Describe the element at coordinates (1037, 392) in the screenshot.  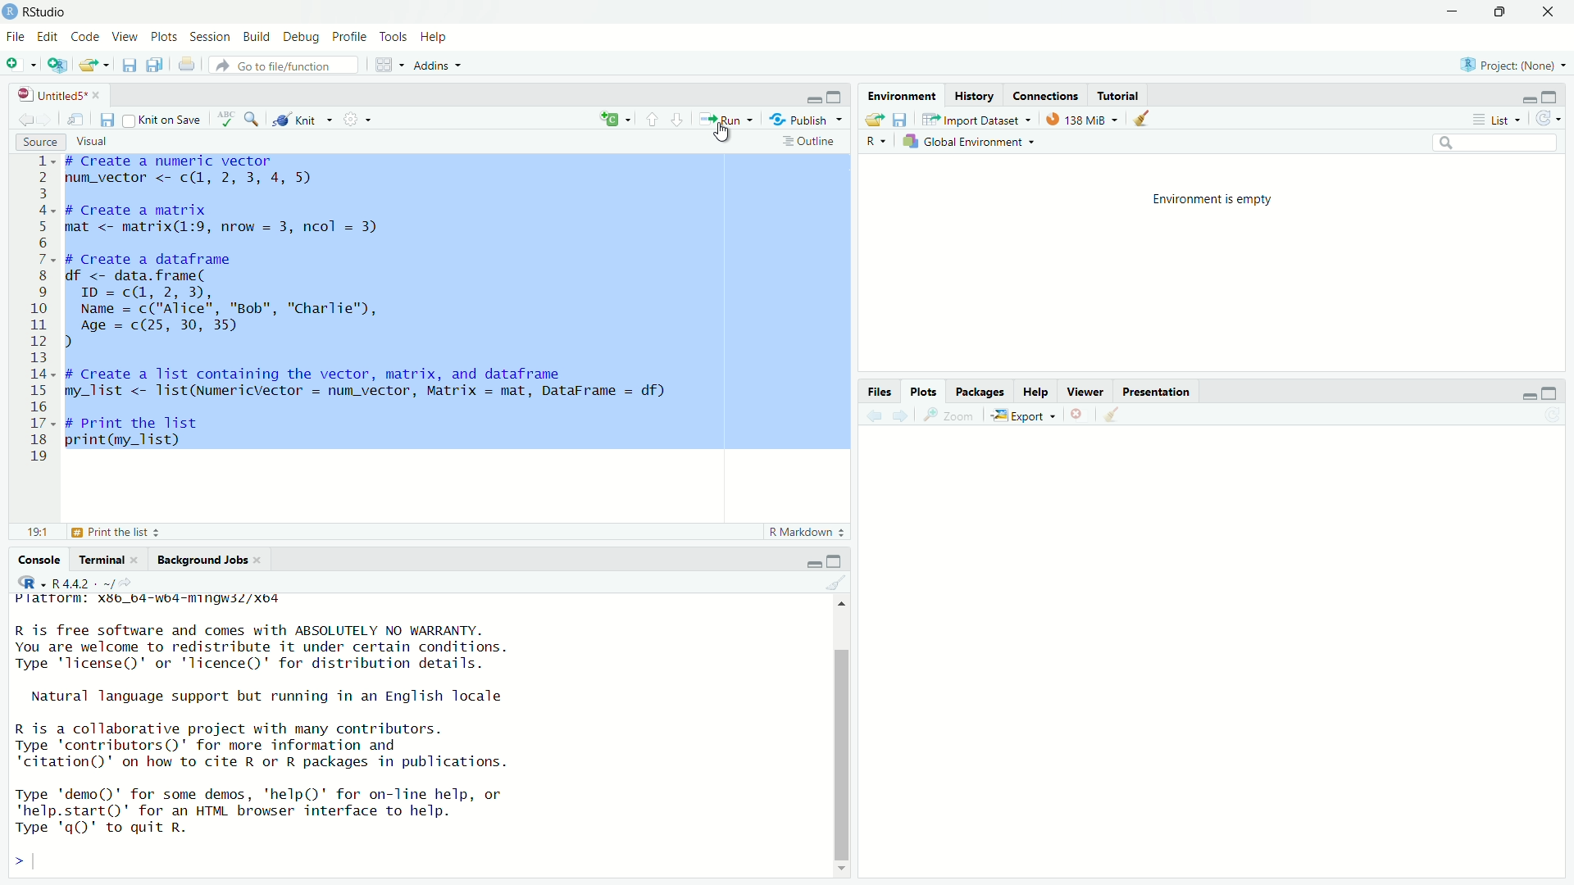
I see `Help` at that location.